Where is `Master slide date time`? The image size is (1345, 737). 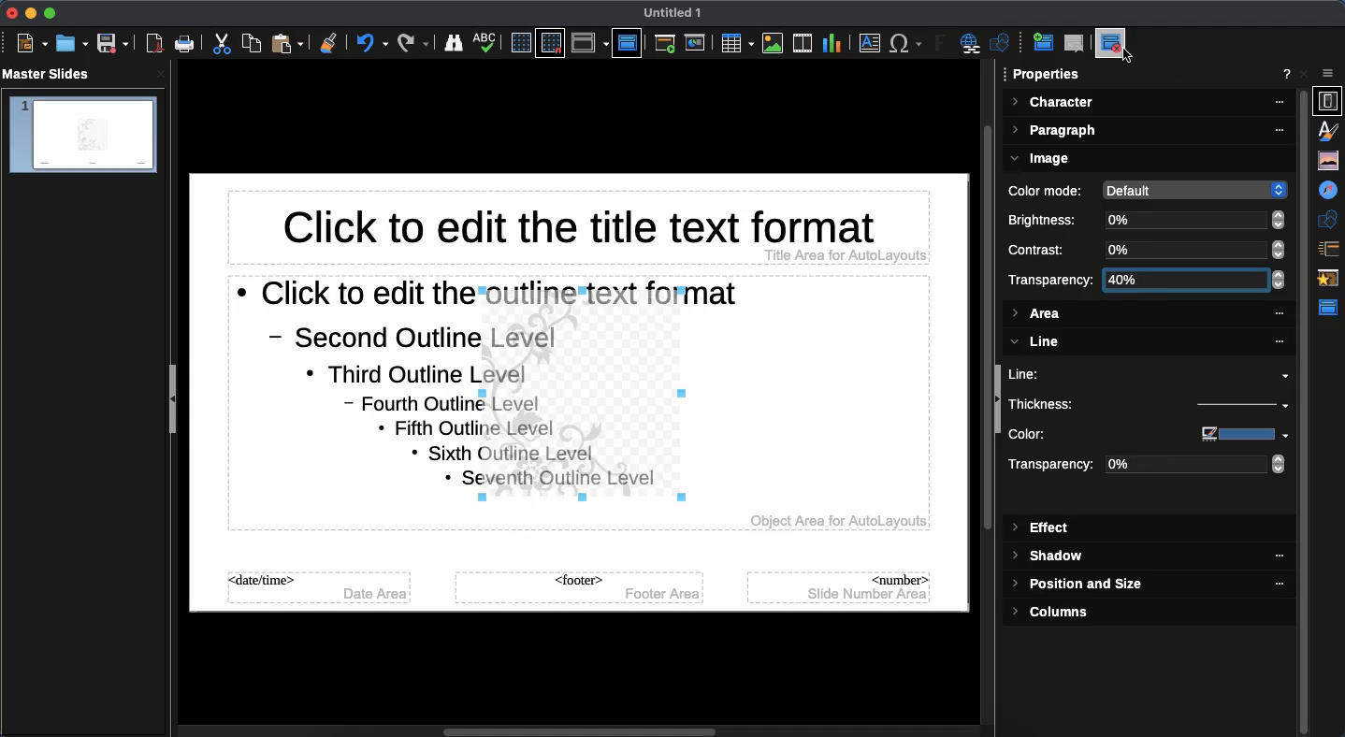 Master slide date time is located at coordinates (320, 591).